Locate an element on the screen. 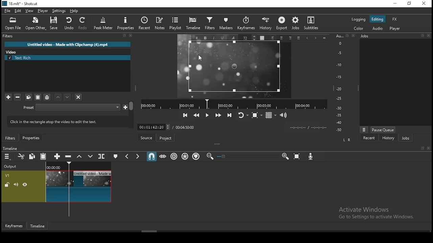 The width and height of the screenshot is (433, 243). peak meter is located at coordinates (103, 23).